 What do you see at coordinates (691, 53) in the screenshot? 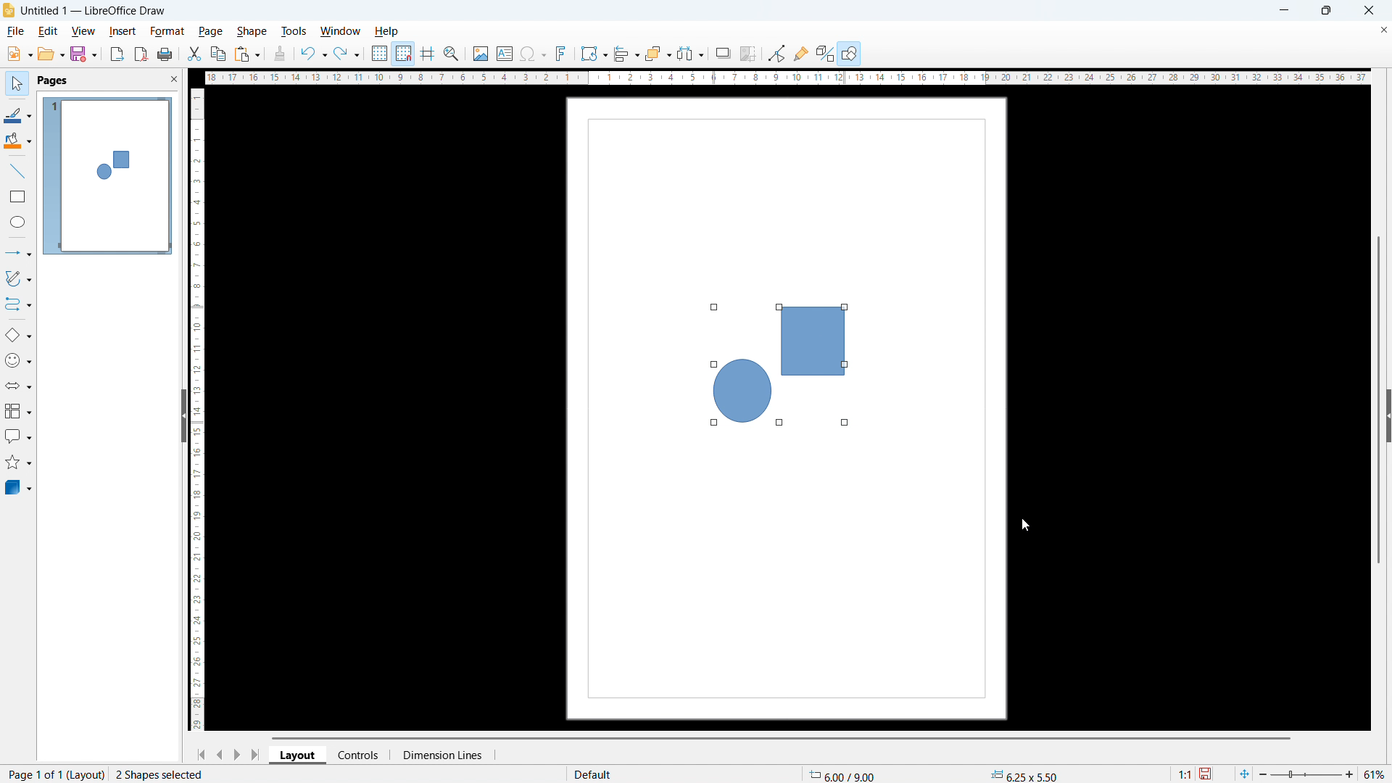
I see `select at least 3 objects to distribute` at bounding box center [691, 53].